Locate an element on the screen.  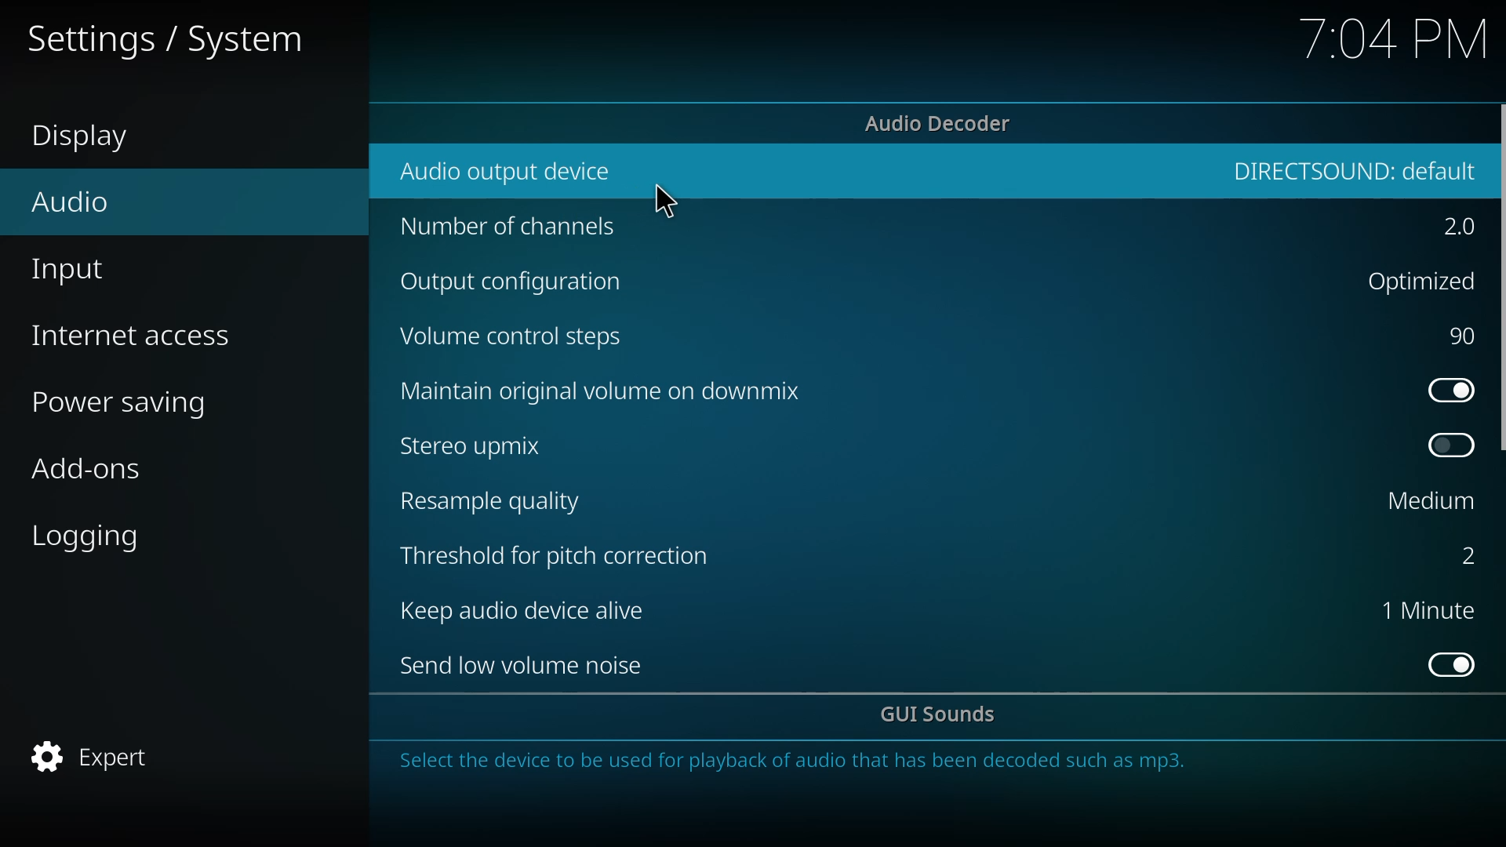
stereo upmix is located at coordinates (472, 445).